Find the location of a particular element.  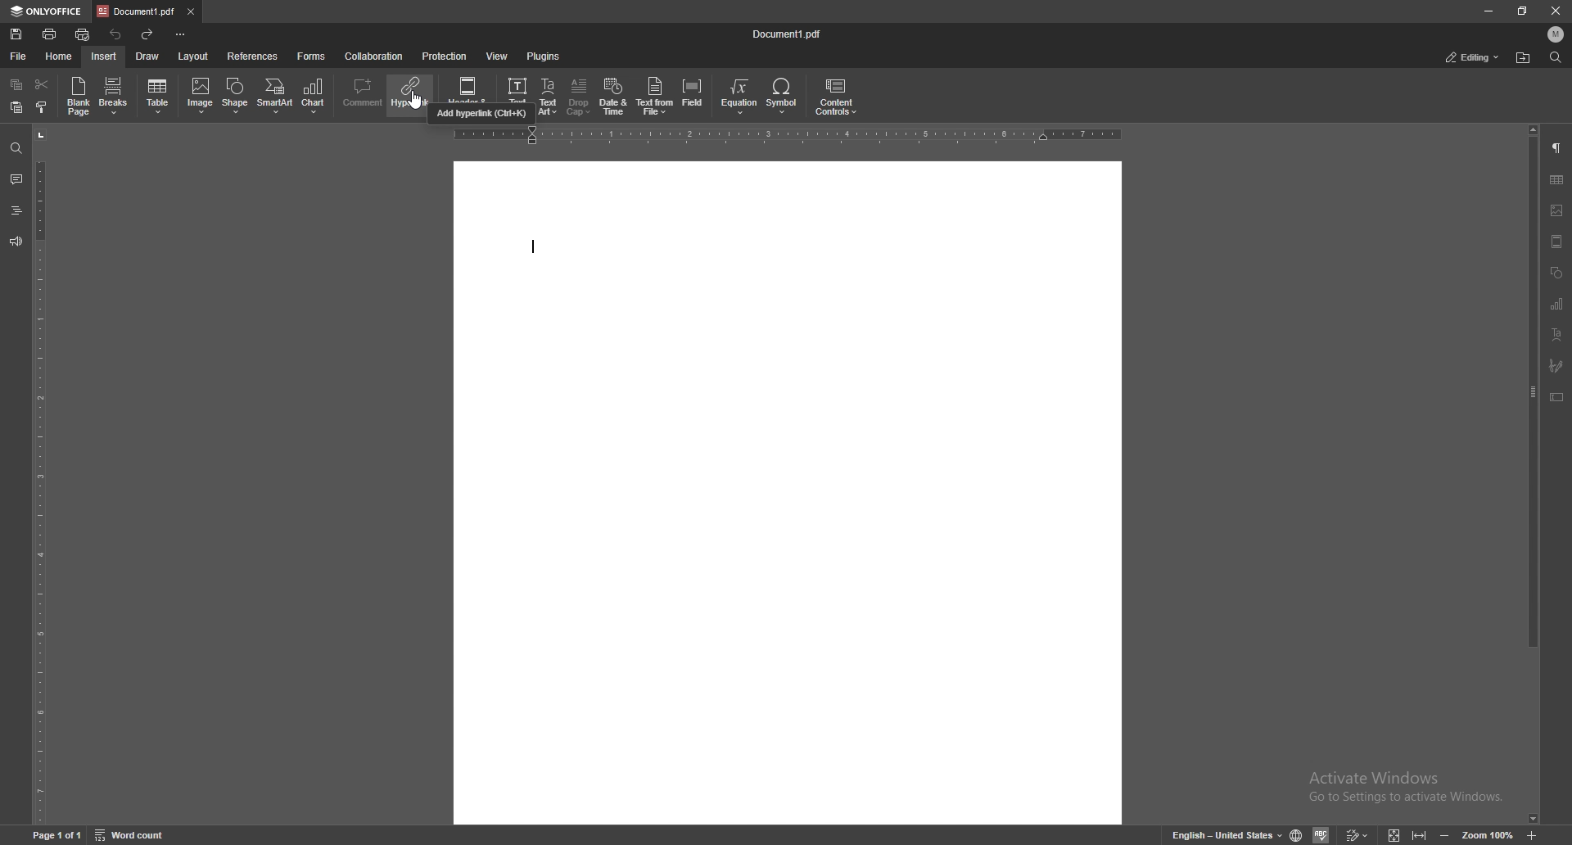

draw is located at coordinates (148, 56).